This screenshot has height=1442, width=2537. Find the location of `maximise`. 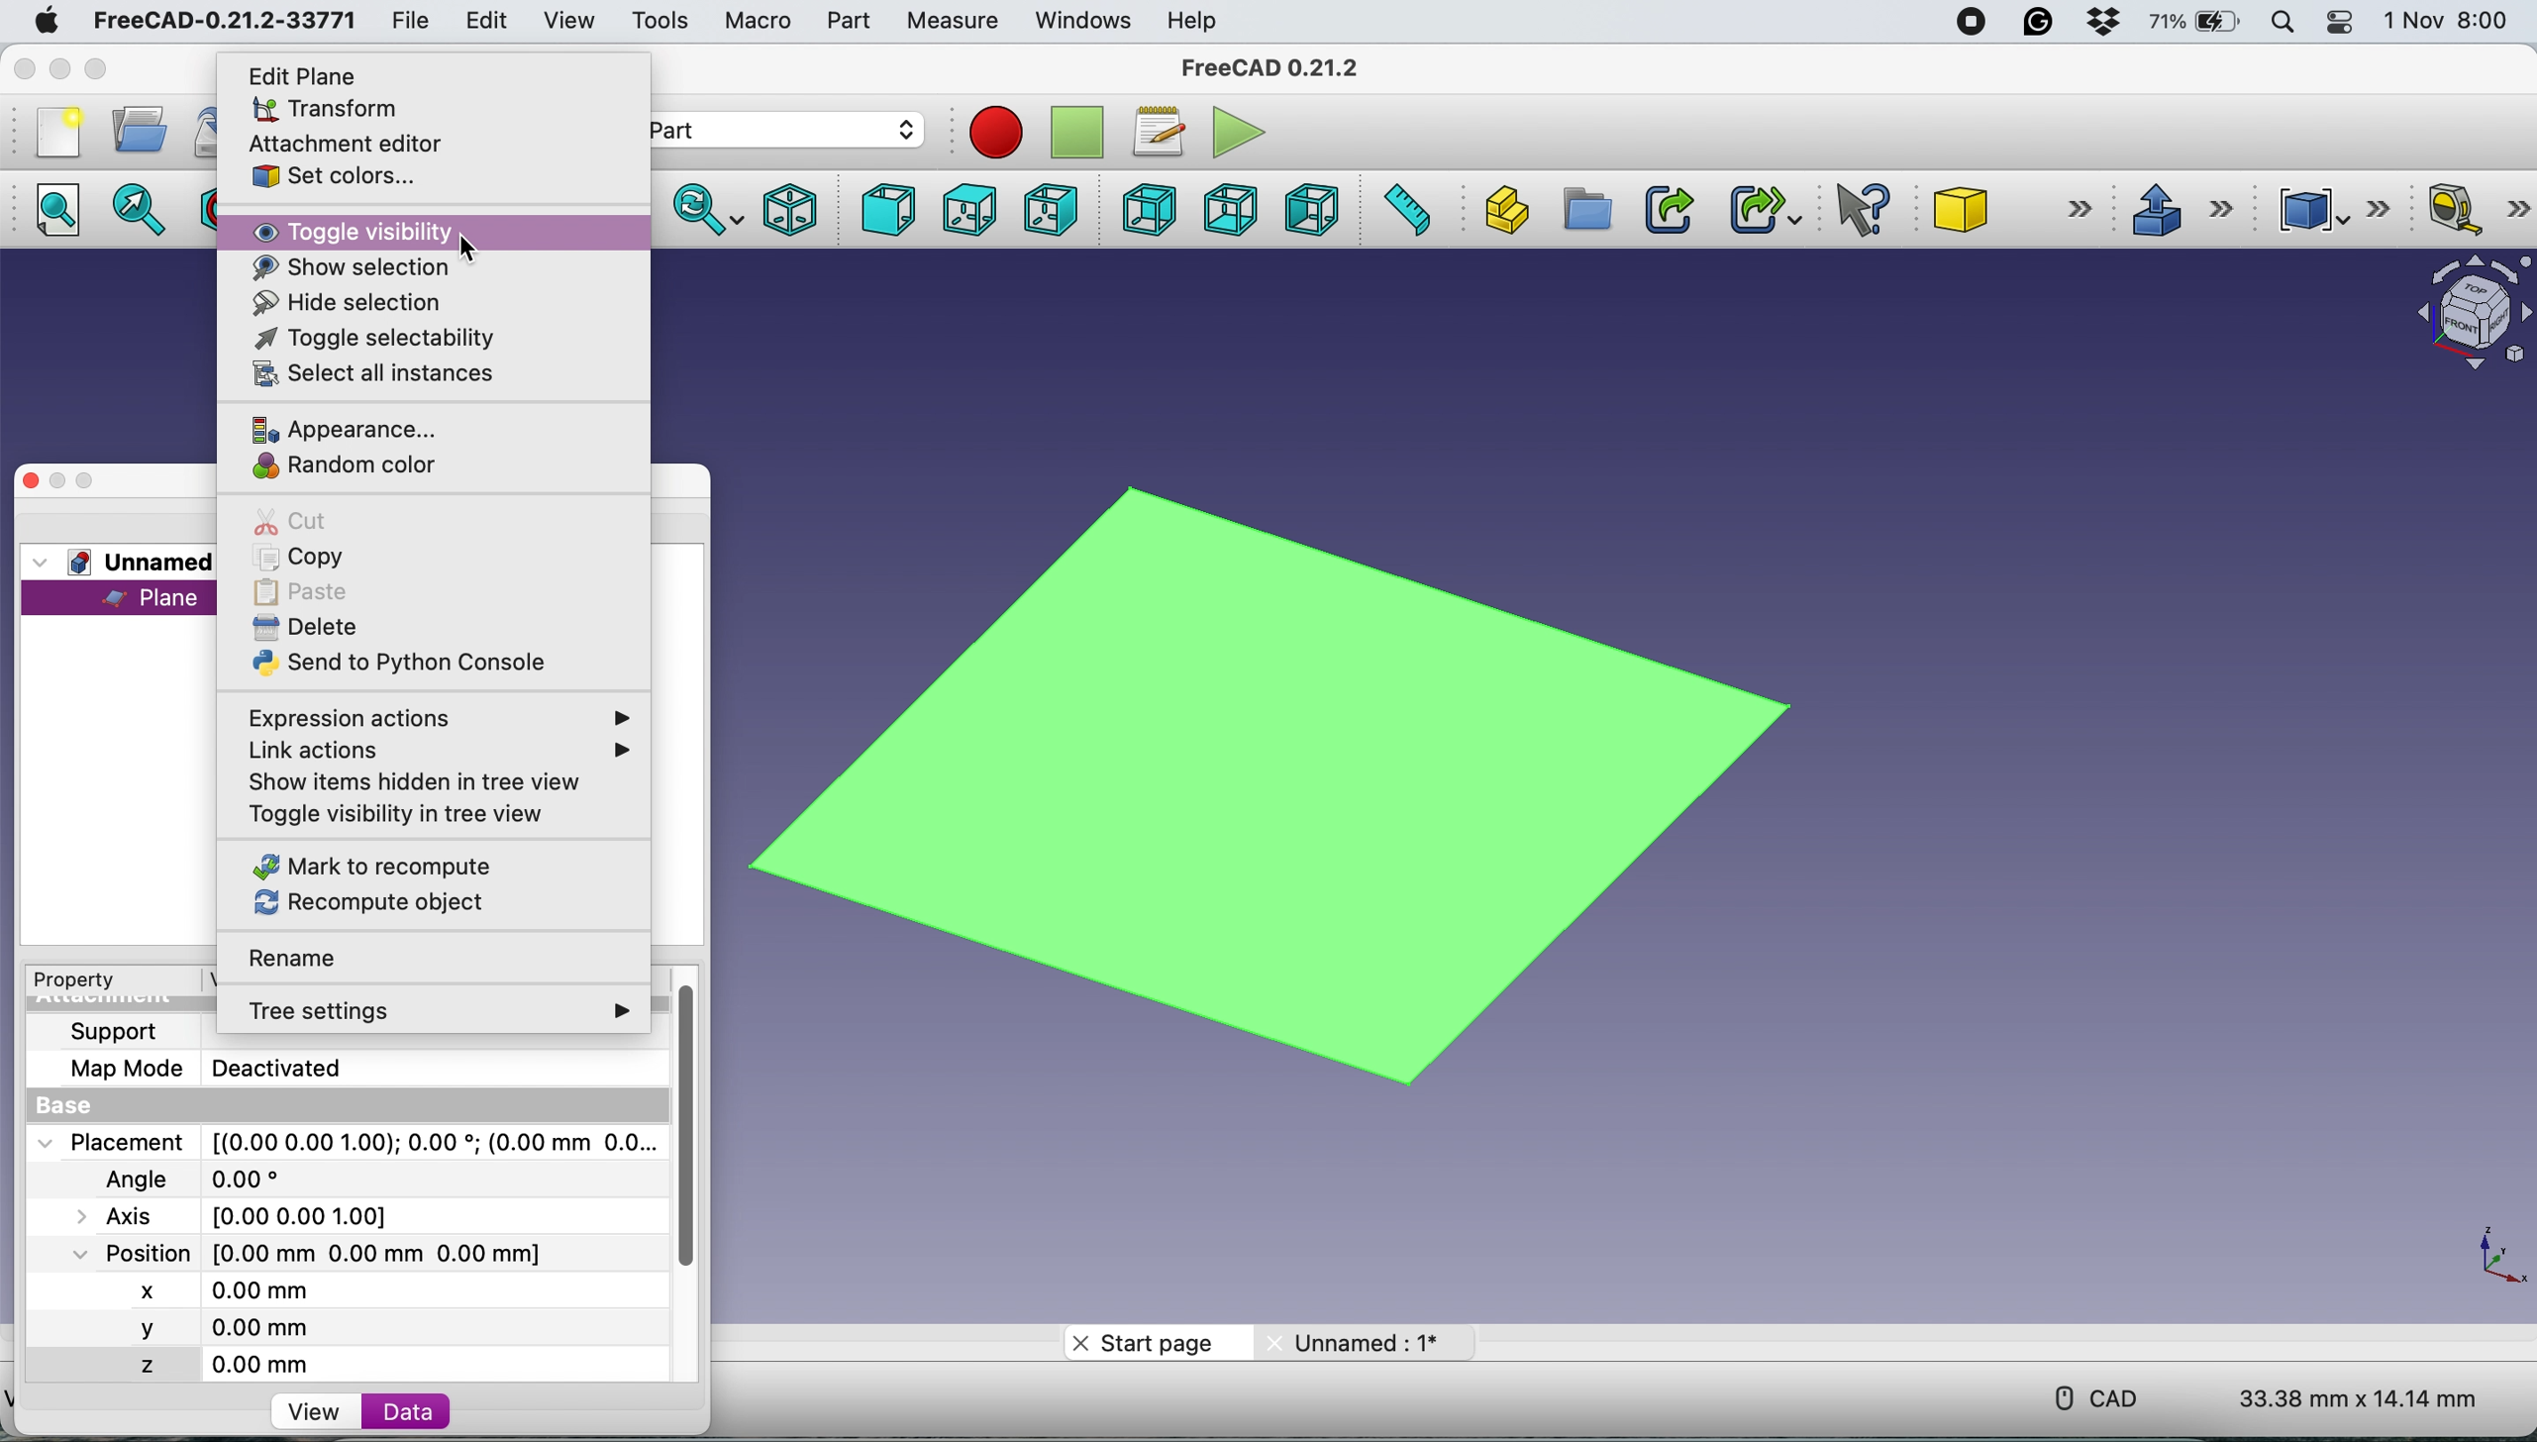

maximise is located at coordinates (100, 69).